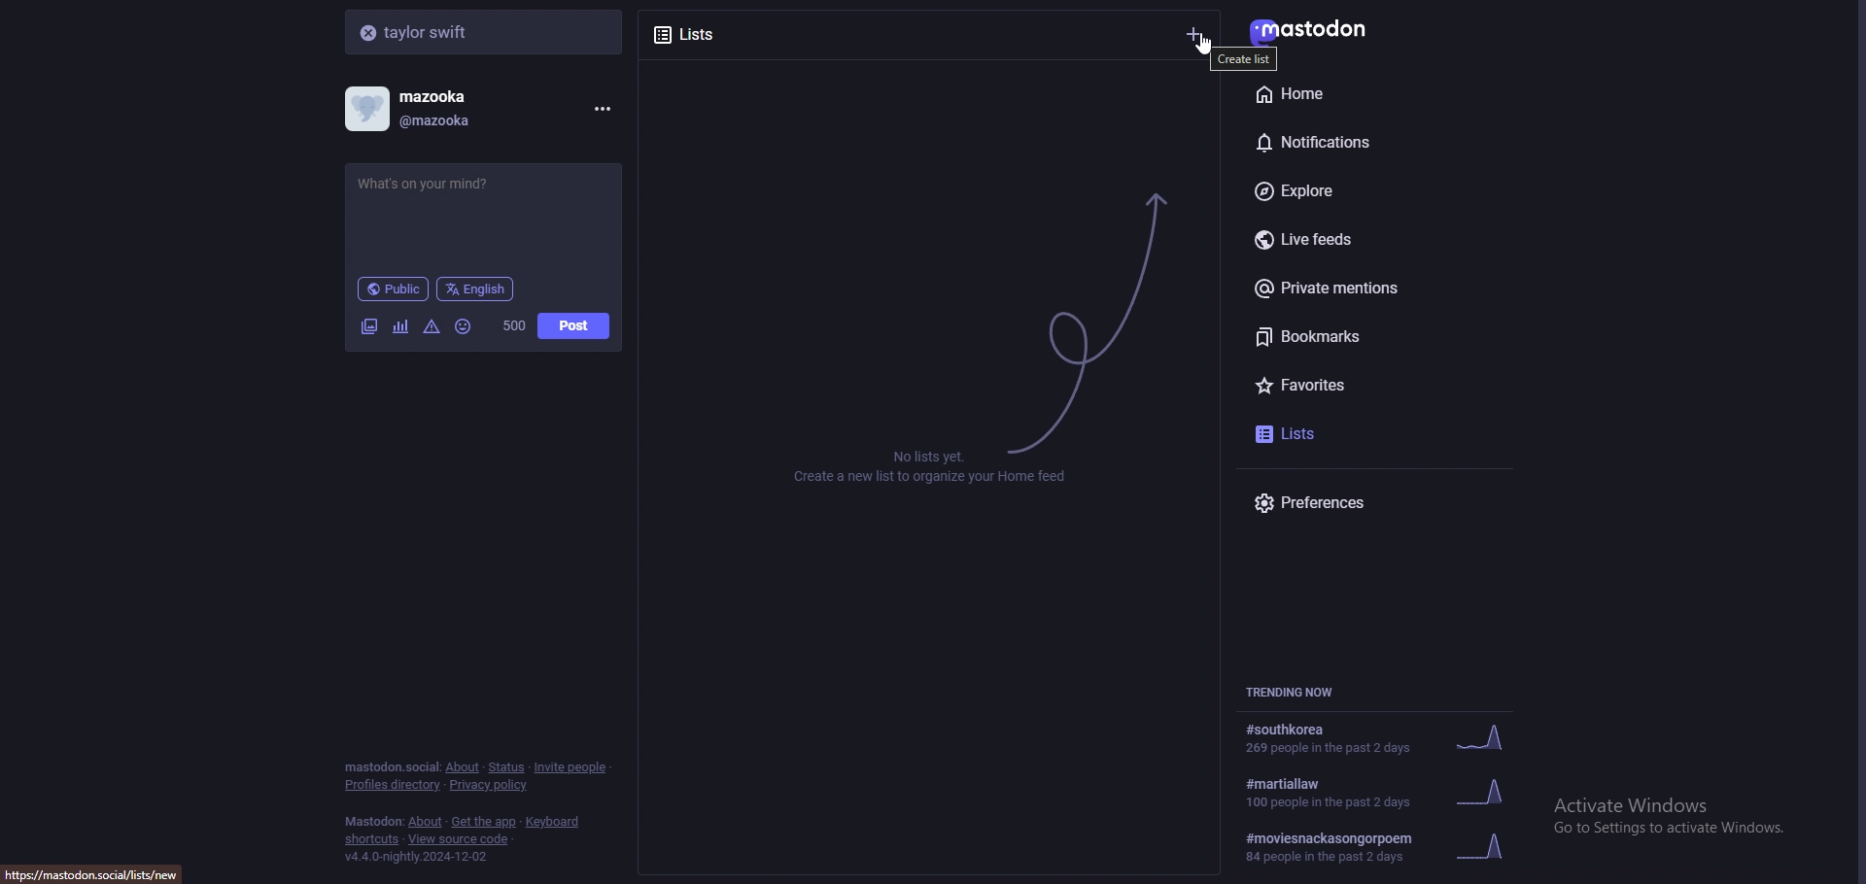  Describe the element at coordinates (1355, 139) in the screenshot. I see `notifications` at that location.